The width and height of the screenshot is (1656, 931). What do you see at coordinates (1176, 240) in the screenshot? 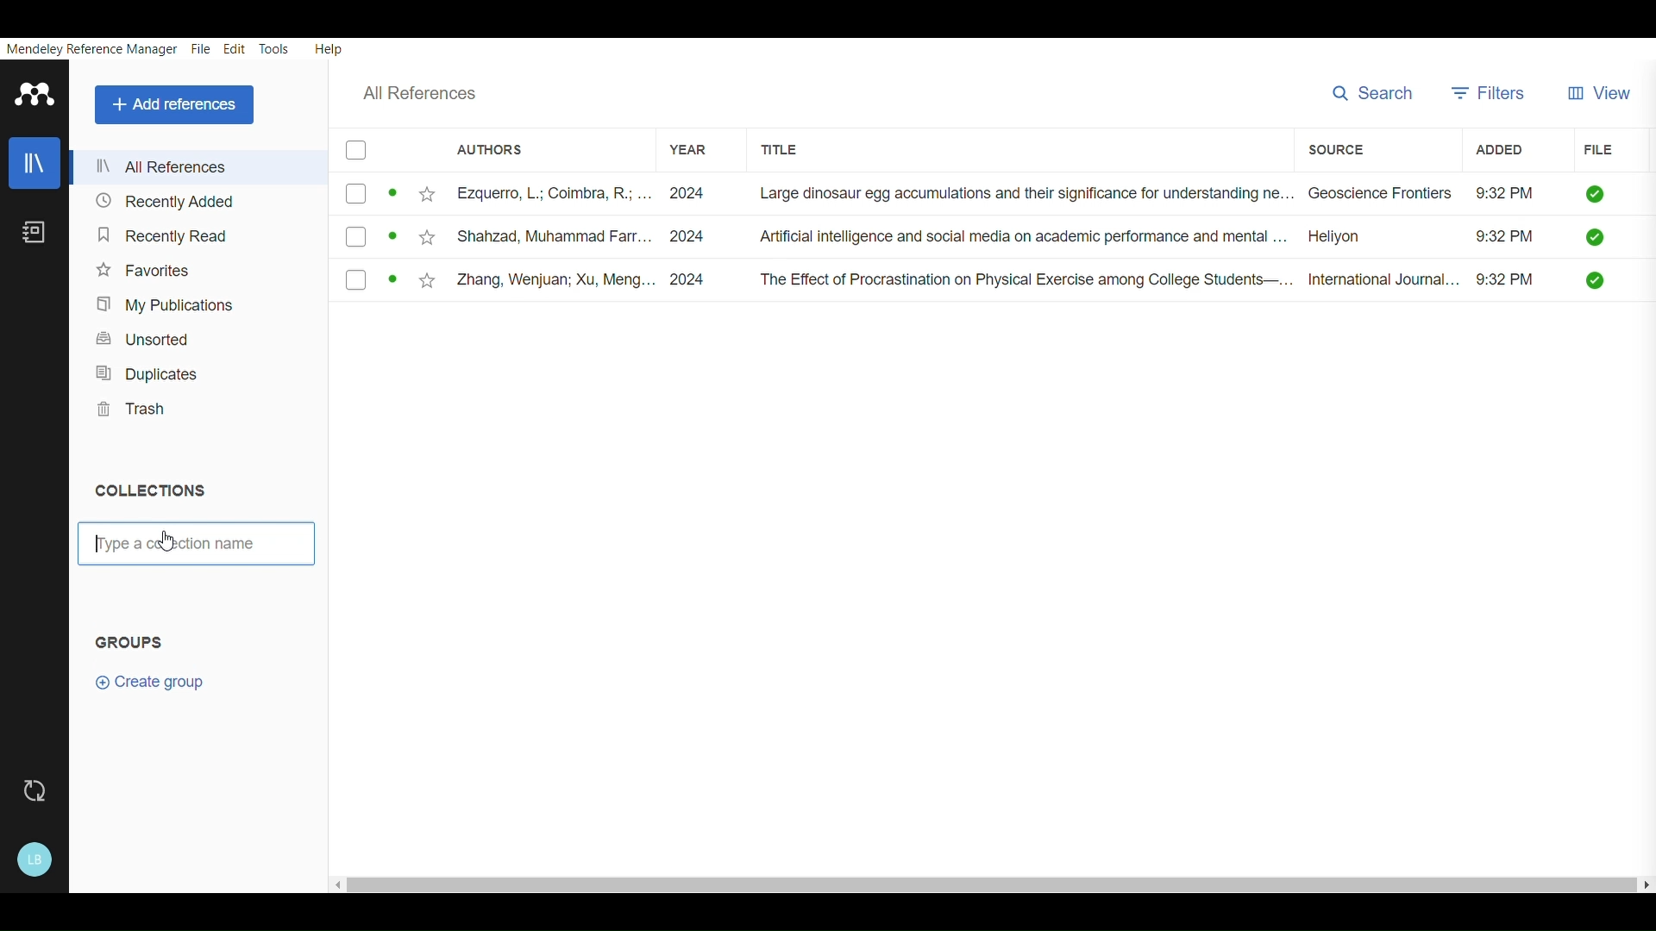
I see `Artificial intelligence and social media on academic performance and mental ...  Heliyon 9:32 PM Q` at bounding box center [1176, 240].